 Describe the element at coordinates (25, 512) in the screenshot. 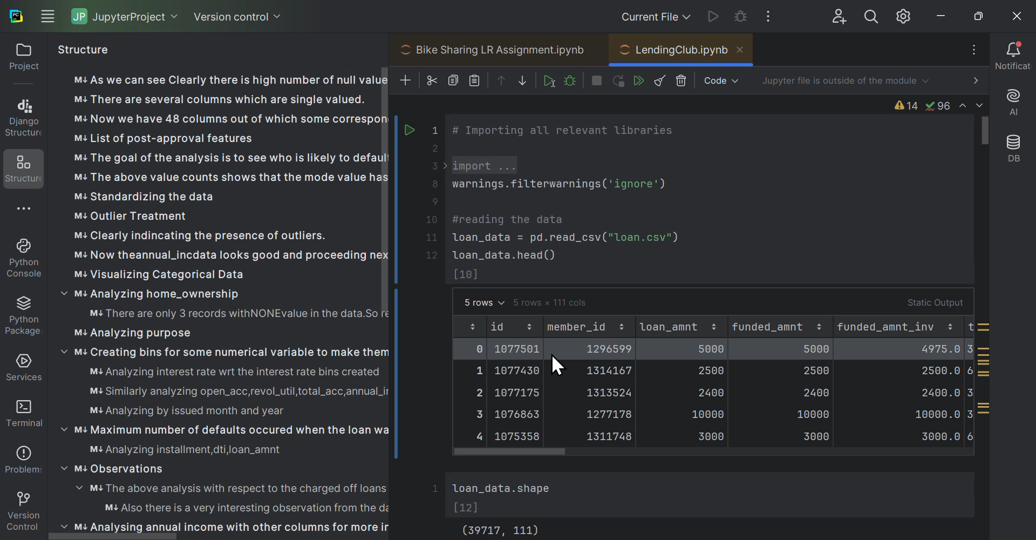

I see `Version control` at that location.